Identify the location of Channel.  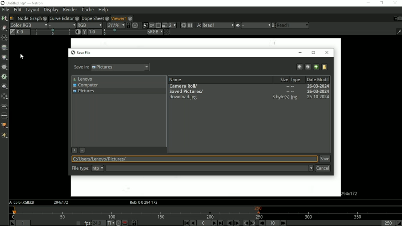
(5, 48).